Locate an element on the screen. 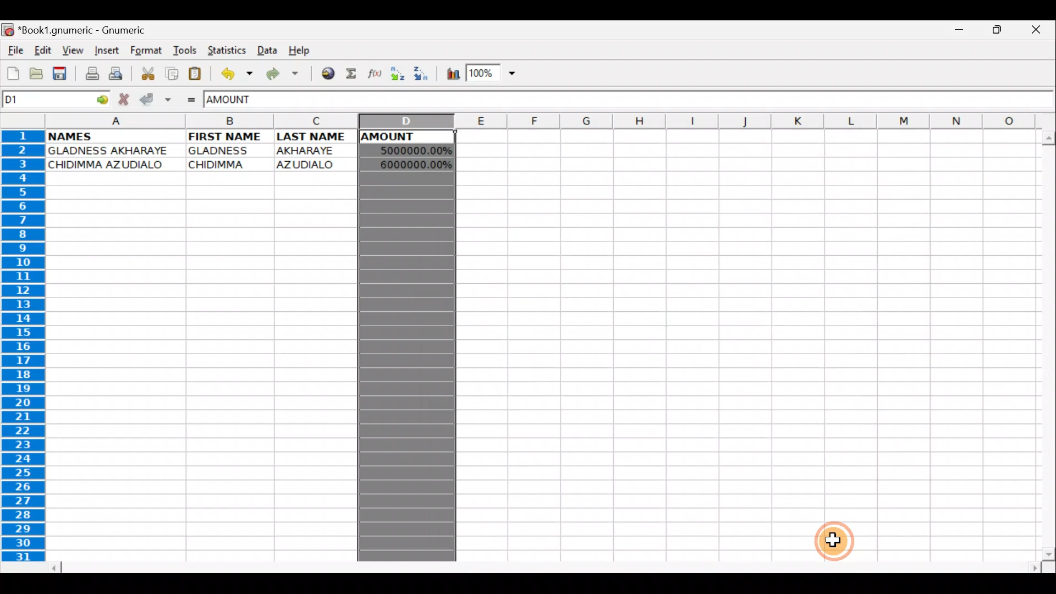 The height and width of the screenshot is (594, 1056). Insert is located at coordinates (106, 52).